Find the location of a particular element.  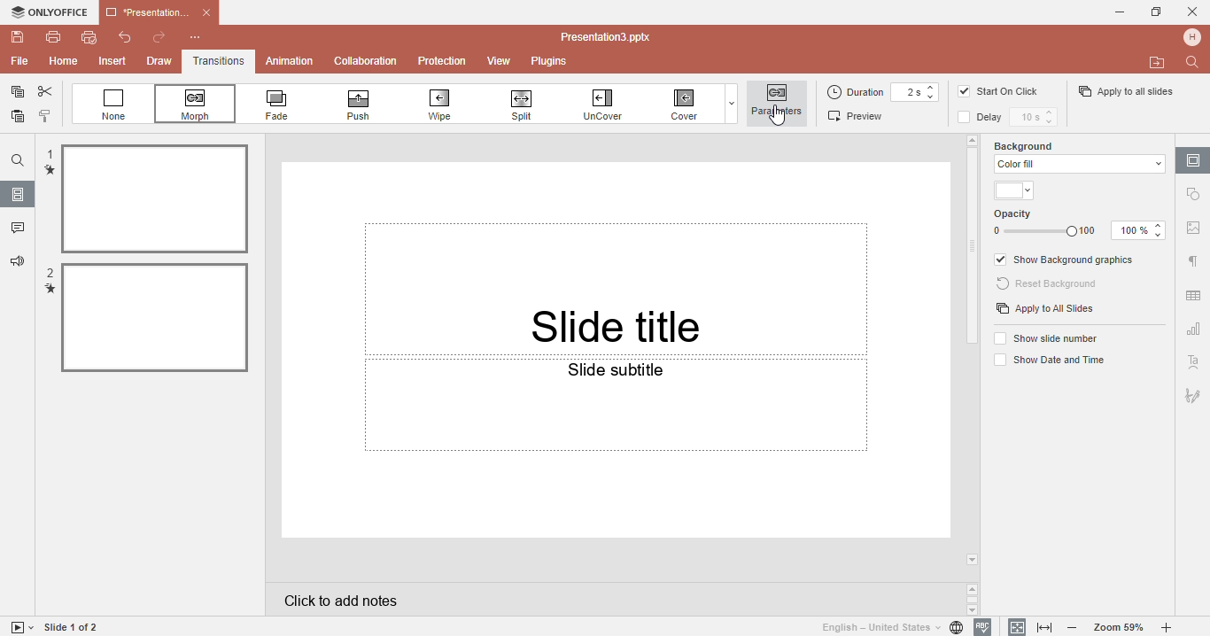

Wipe is located at coordinates (450, 104).